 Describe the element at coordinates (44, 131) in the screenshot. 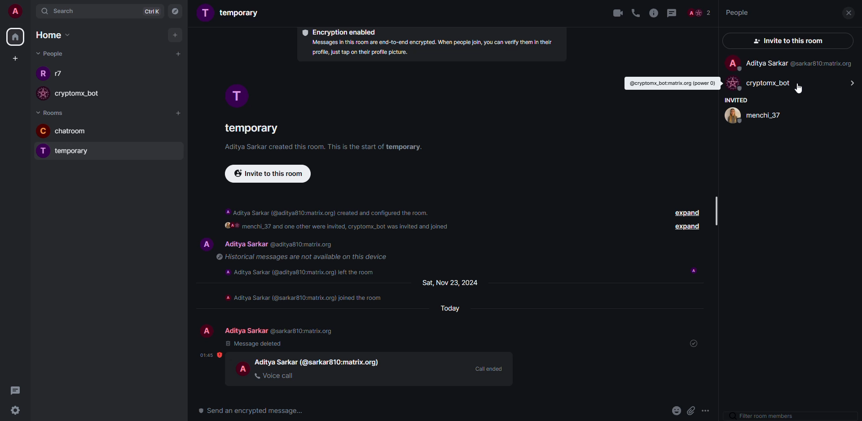

I see `profile` at that location.